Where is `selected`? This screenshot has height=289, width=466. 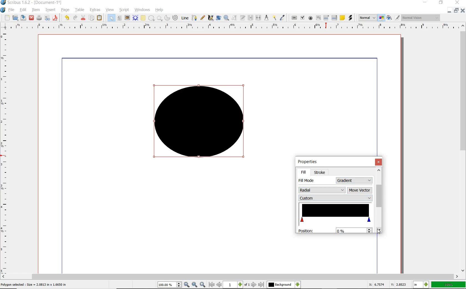
selected is located at coordinates (34, 285).